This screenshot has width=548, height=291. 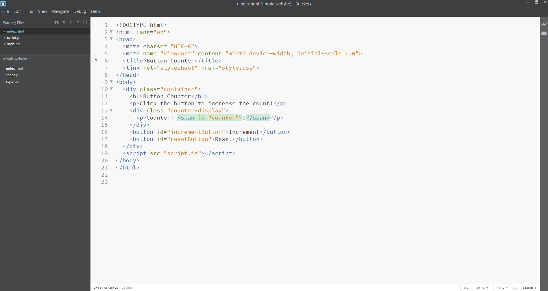 What do you see at coordinates (80, 11) in the screenshot?
I see `debug` at bounding box center [80, 11].